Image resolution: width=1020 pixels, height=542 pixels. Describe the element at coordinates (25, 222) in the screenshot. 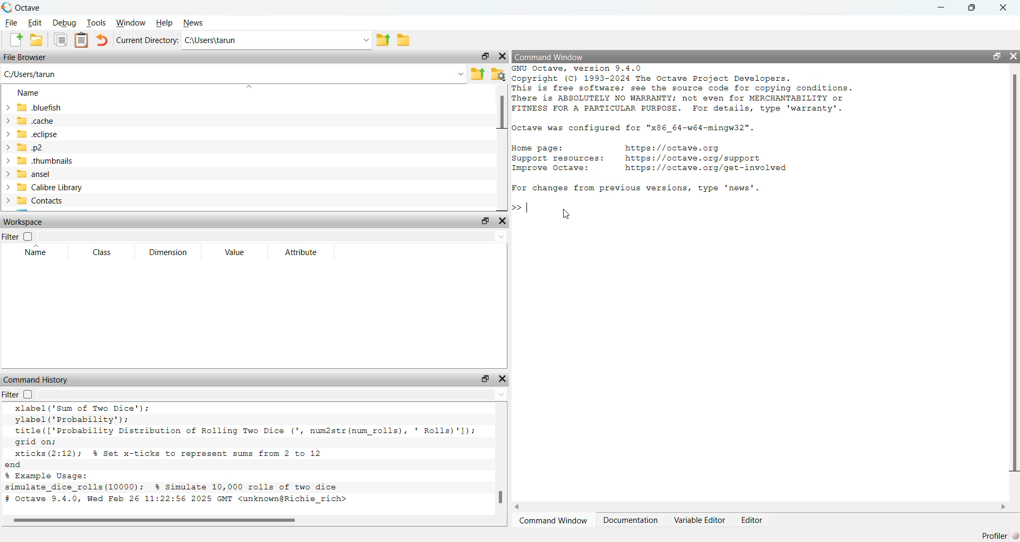

I see `Workspace` at that location.